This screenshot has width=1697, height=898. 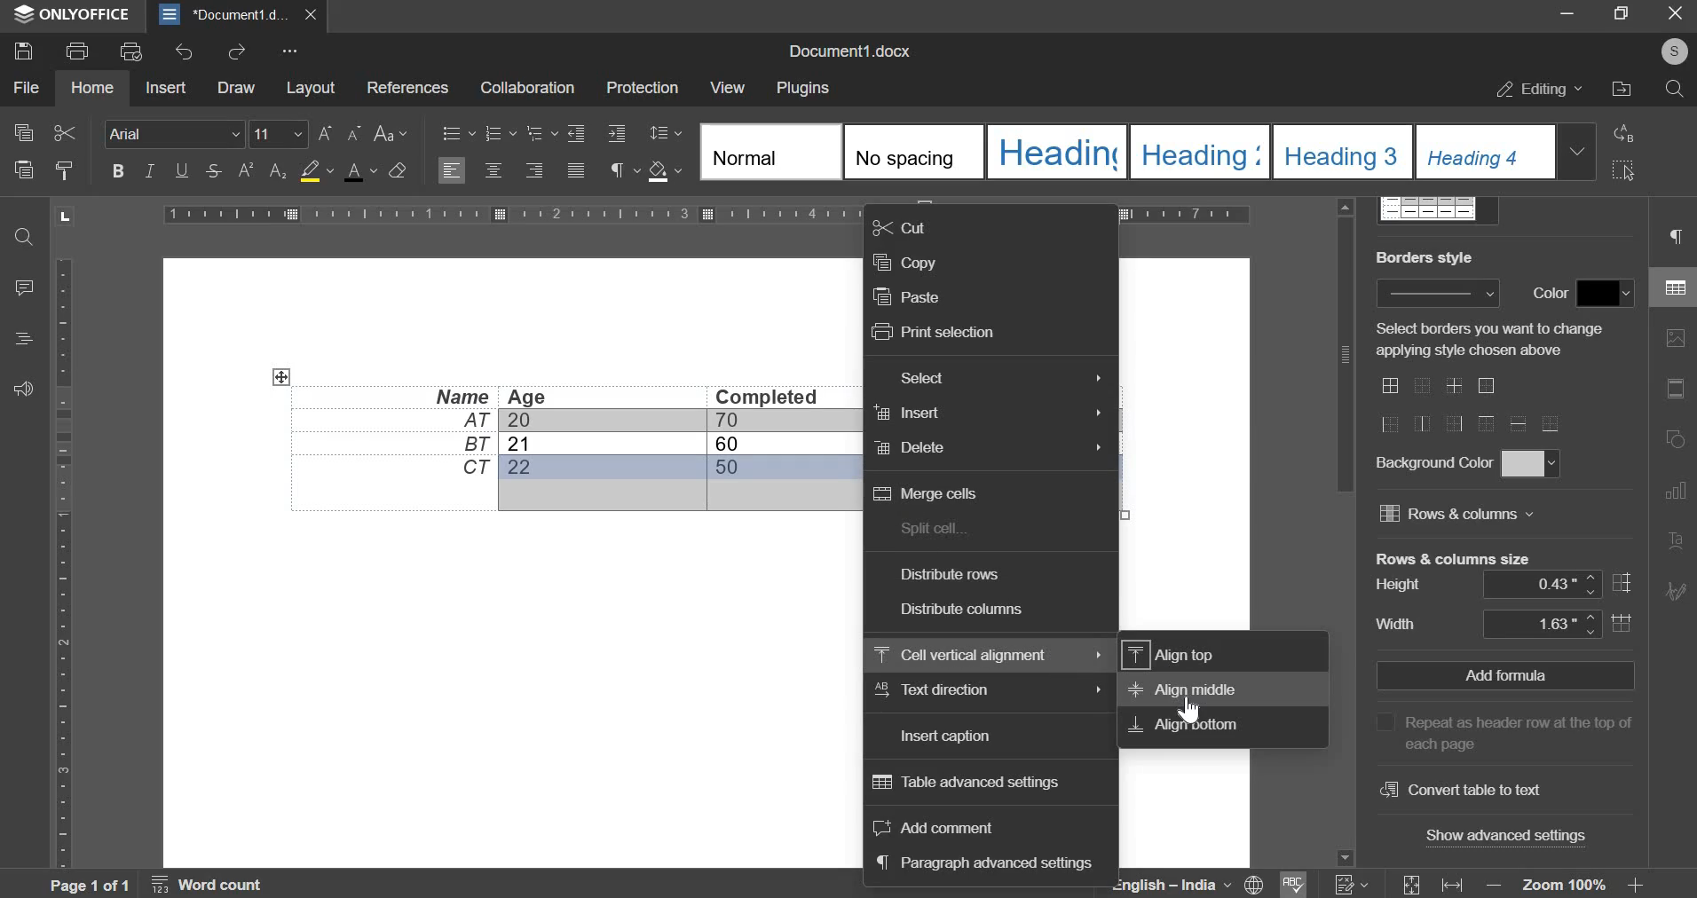 I want to click on height, so click(x=1550, y=584).